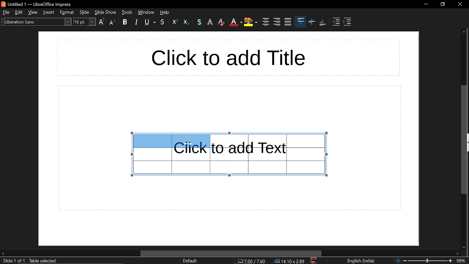 This screenshot has height=264, width=469. Describe the element at coordinates (150, 23) in the screenshot. I see `underline` at that location.